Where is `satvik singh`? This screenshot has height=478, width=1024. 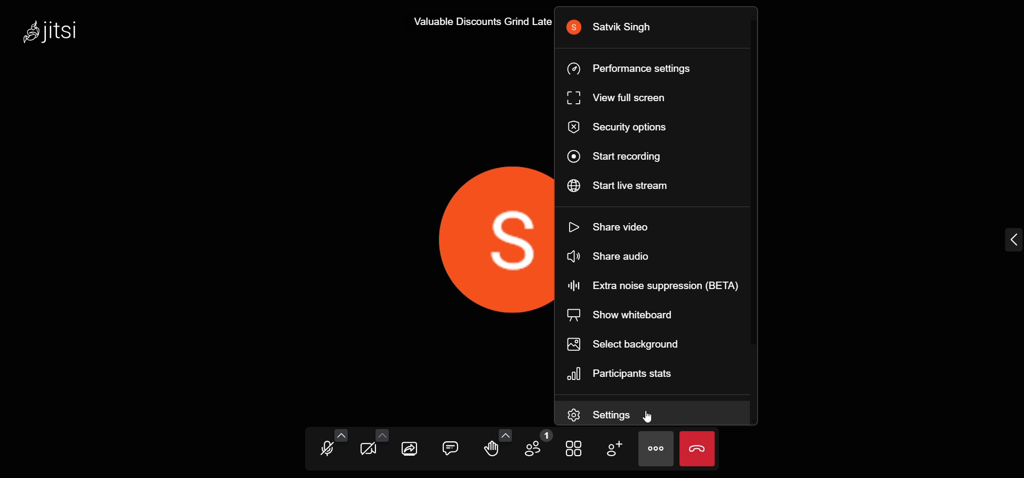 satvik singh is located at coordinates (618, 27).